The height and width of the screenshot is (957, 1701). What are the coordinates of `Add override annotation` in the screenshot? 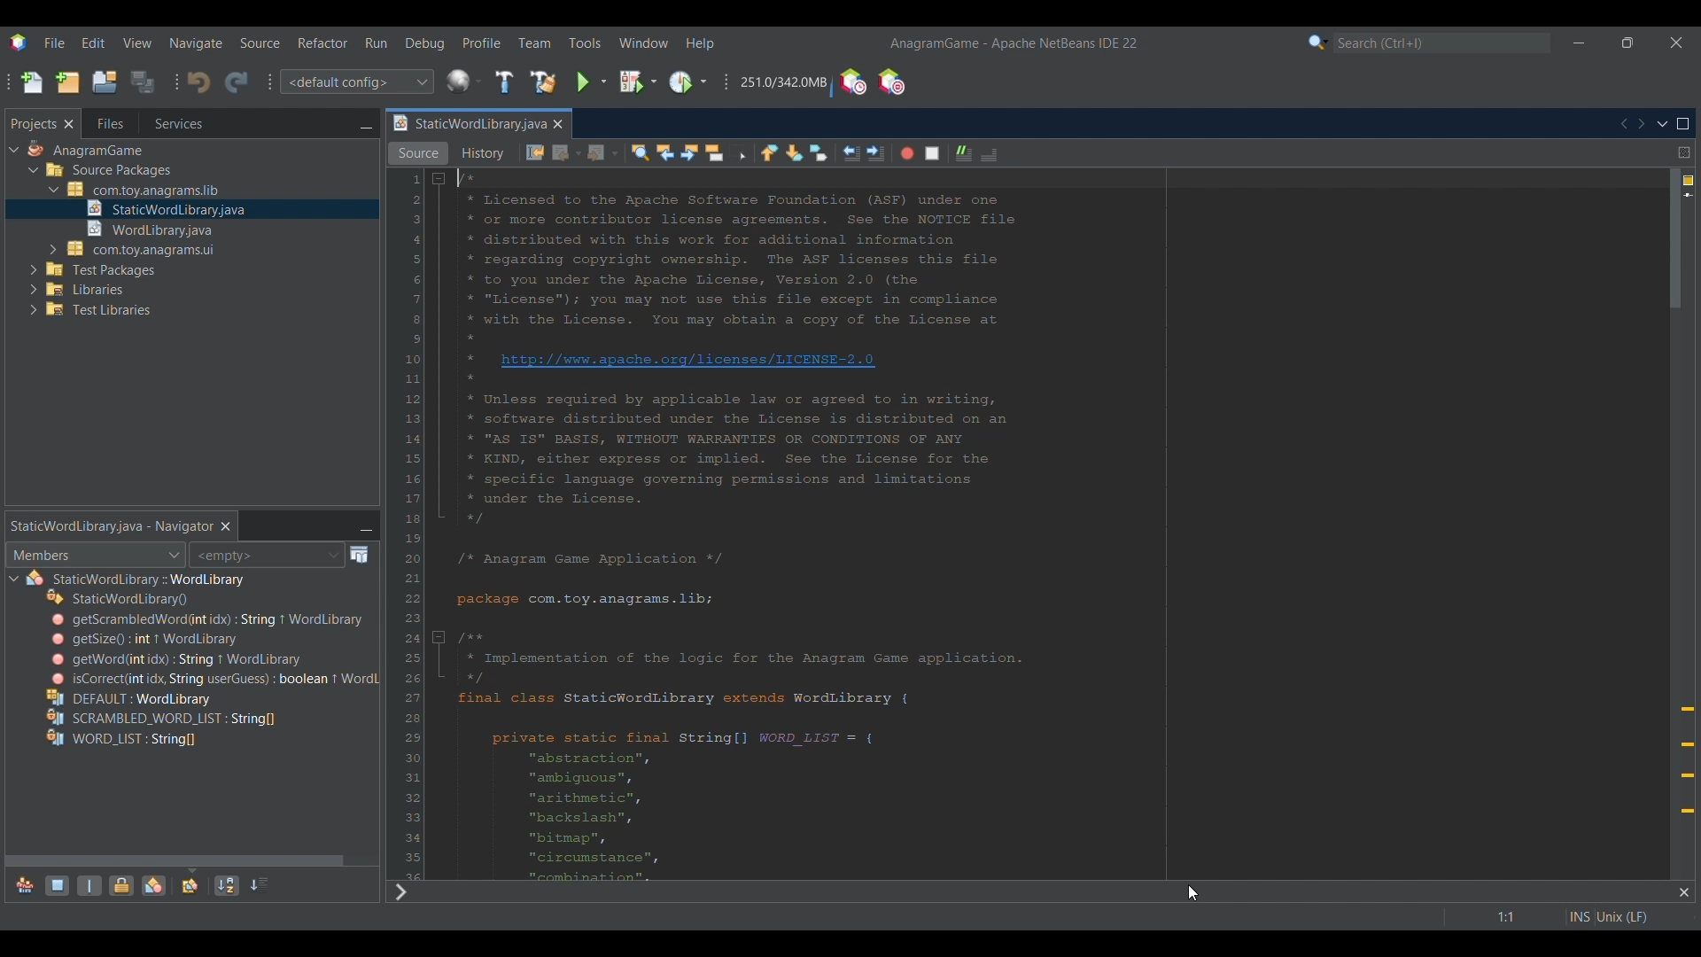 It's located at (1687, 761).